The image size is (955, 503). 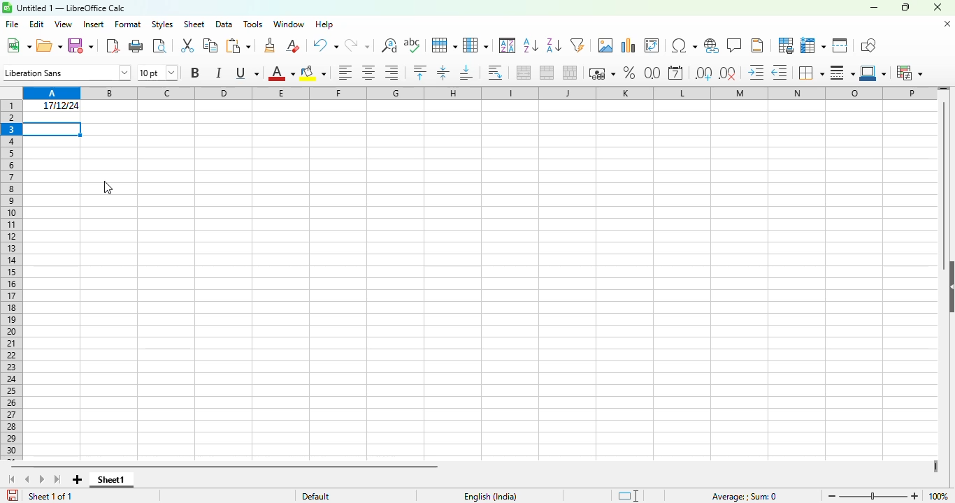 I want to click on define print area, so click(x=785, y=45).